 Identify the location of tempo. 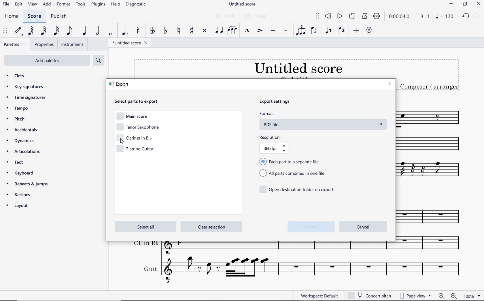
(18, 109).